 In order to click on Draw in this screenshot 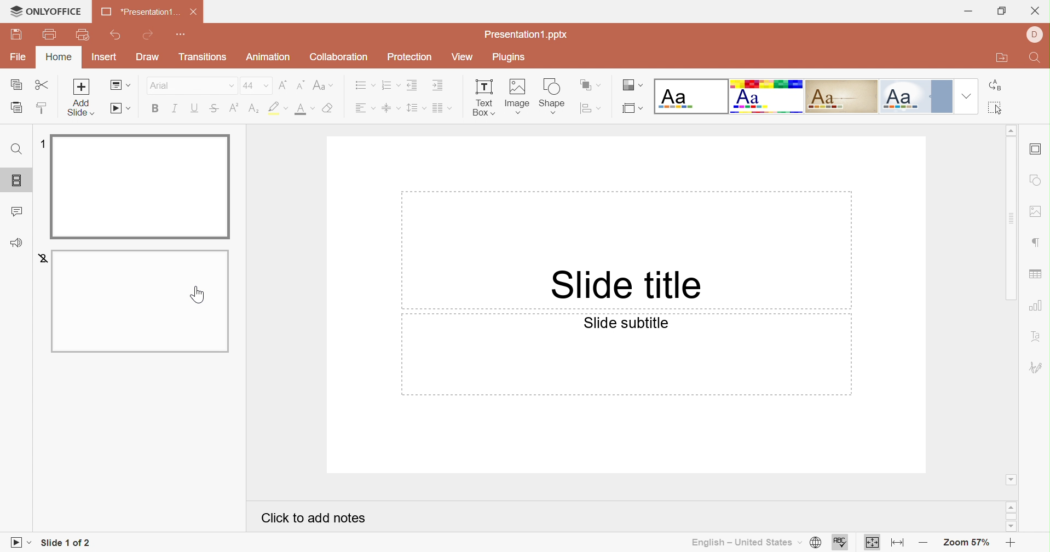, I will do `click(146, 57)`.